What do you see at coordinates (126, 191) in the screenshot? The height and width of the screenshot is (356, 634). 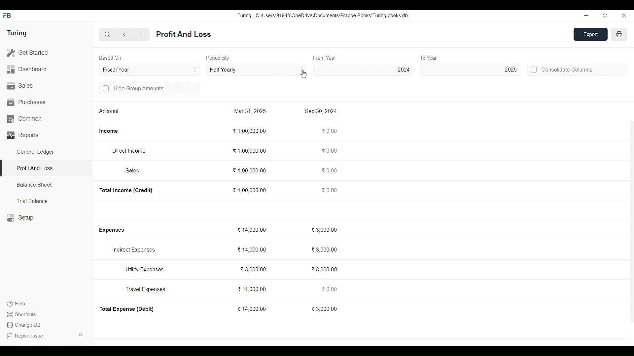 I see `Total Income (Credit)` at bounding box center [126, 191].